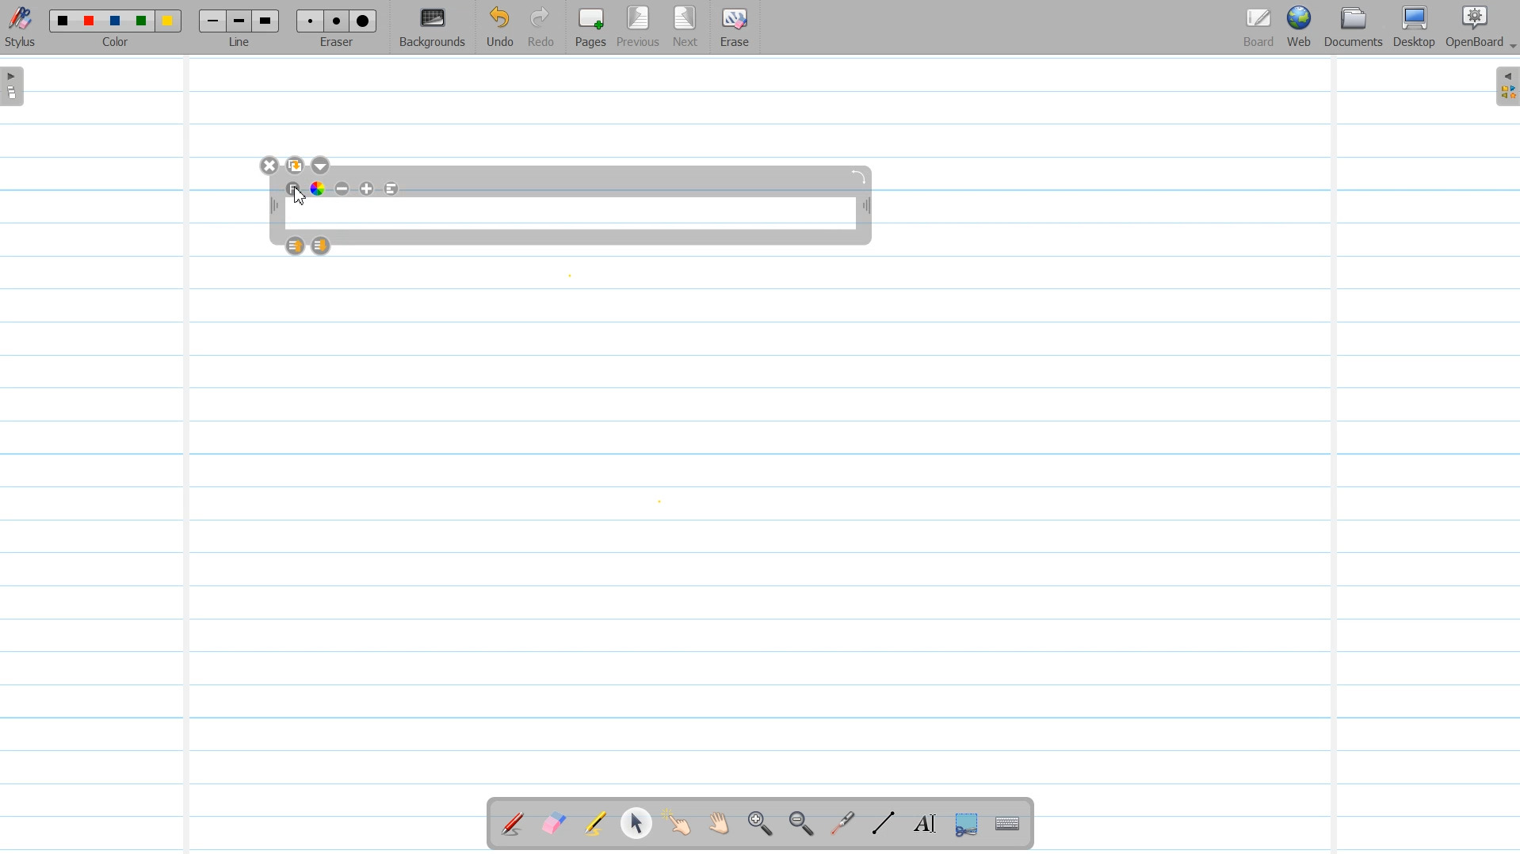 This screenshot has width=1520, height=854. I want to click on Text Font , so click(294, 189).